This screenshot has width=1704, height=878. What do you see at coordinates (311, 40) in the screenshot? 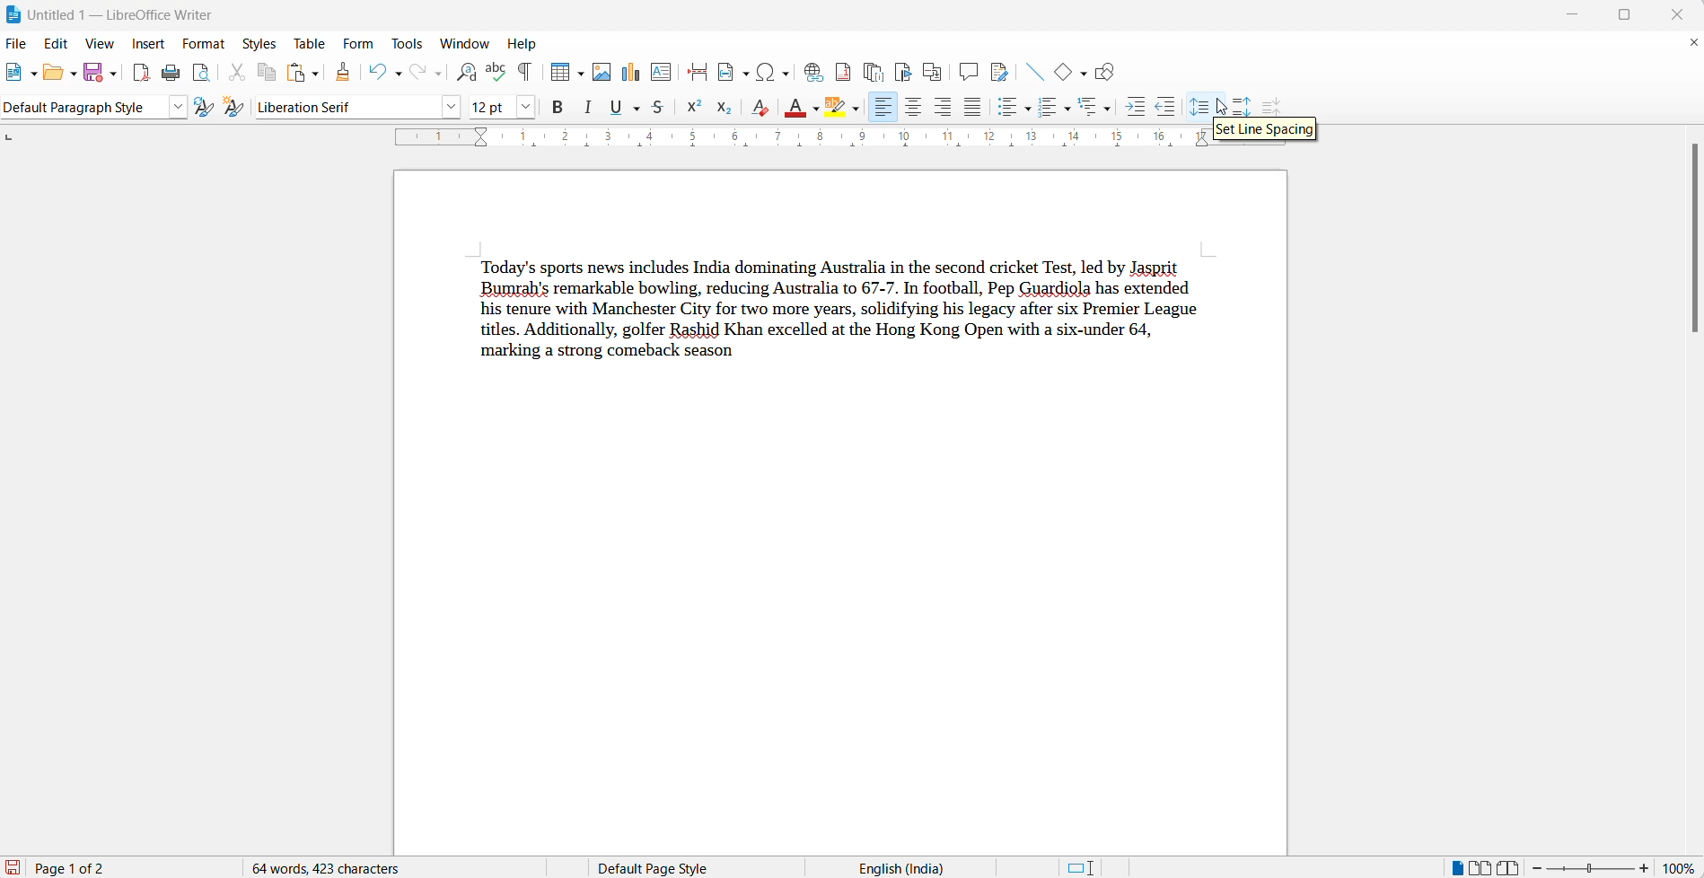
I see `table` at bounding box center [311, 40].